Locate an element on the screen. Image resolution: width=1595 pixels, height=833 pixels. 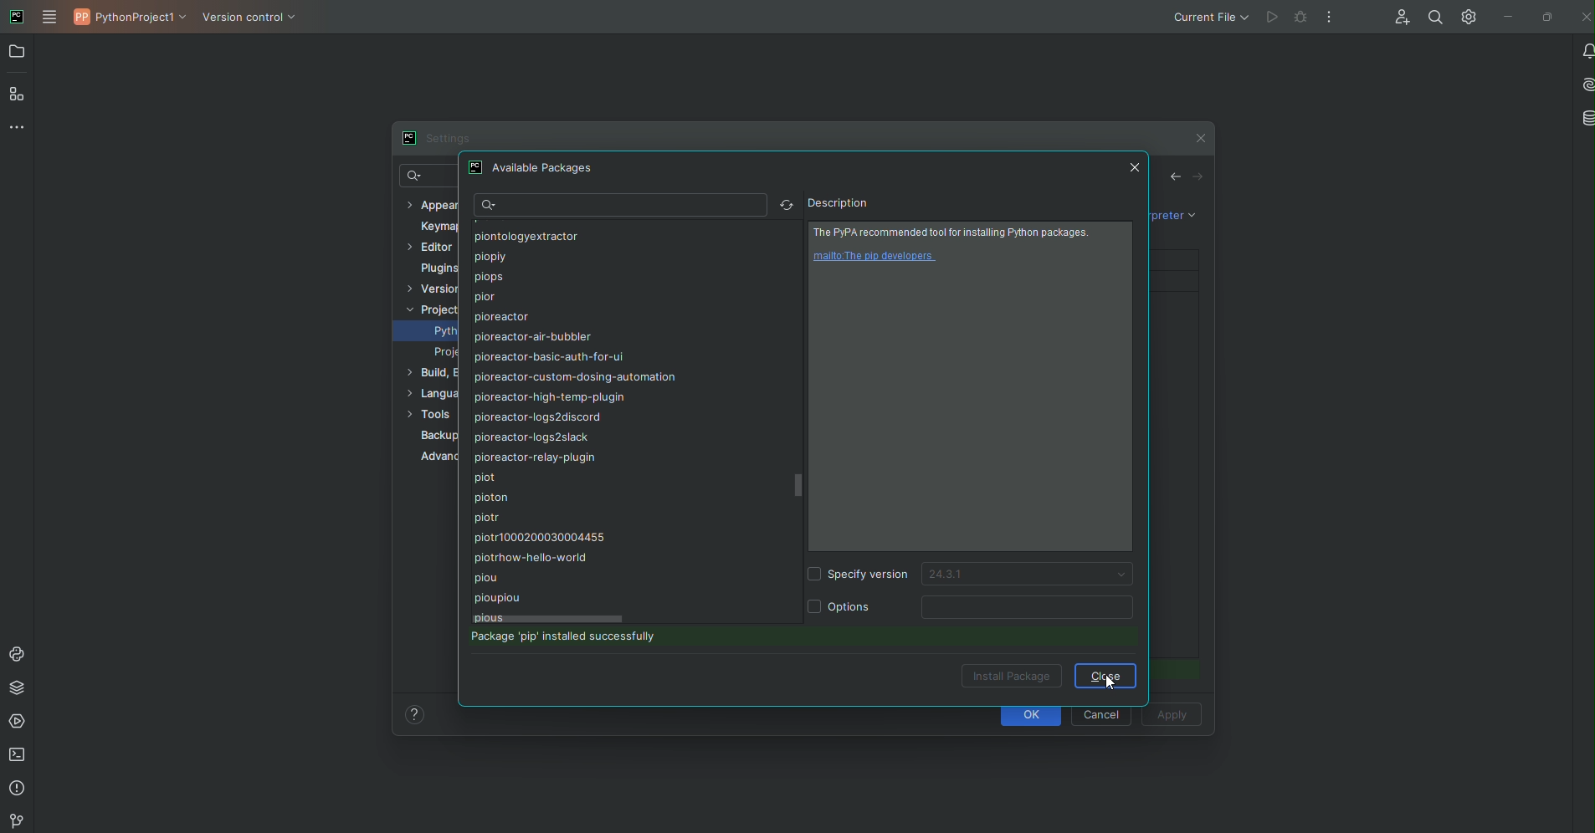
Cursor is located at coordinates (1108, 686).